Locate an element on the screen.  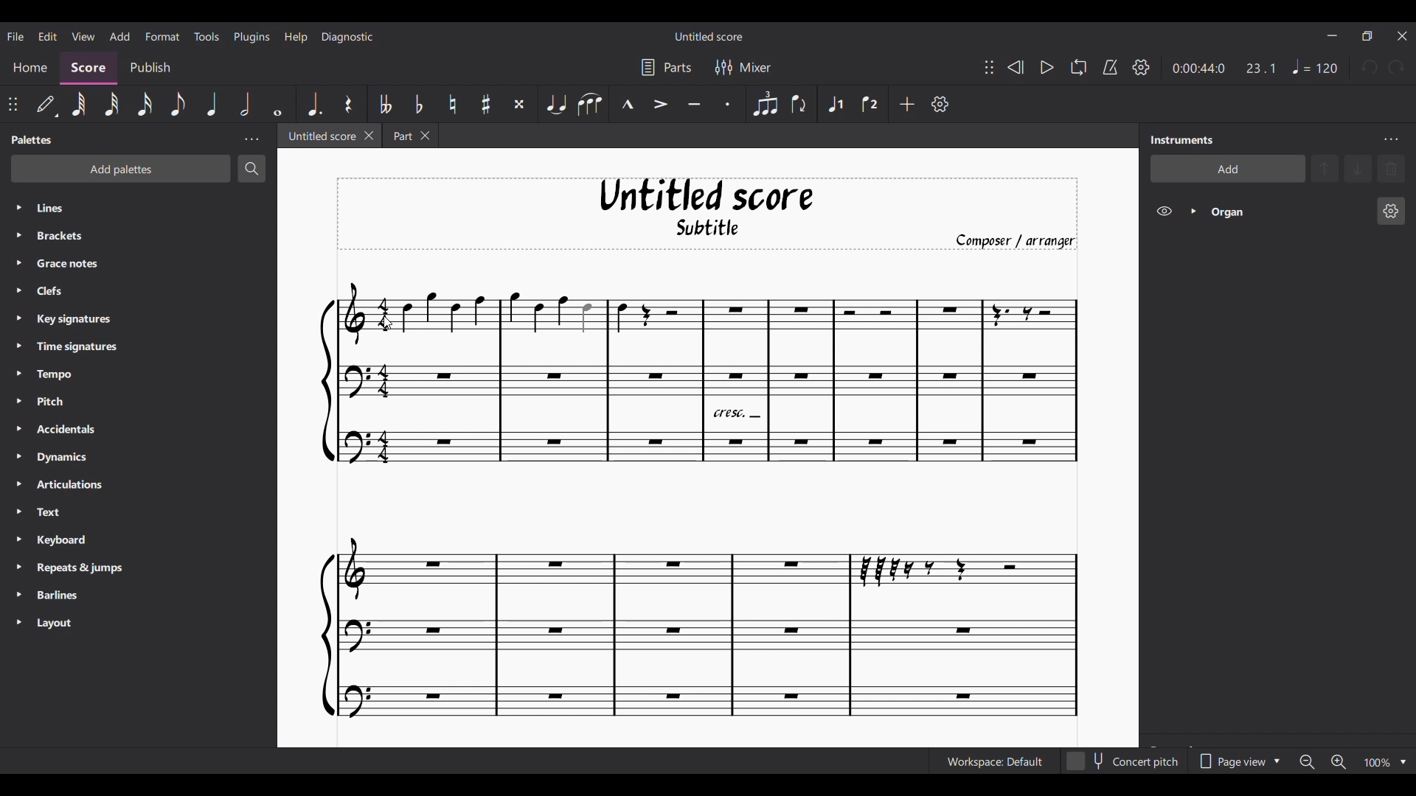
Delete is located at coordinates (1391, 169).